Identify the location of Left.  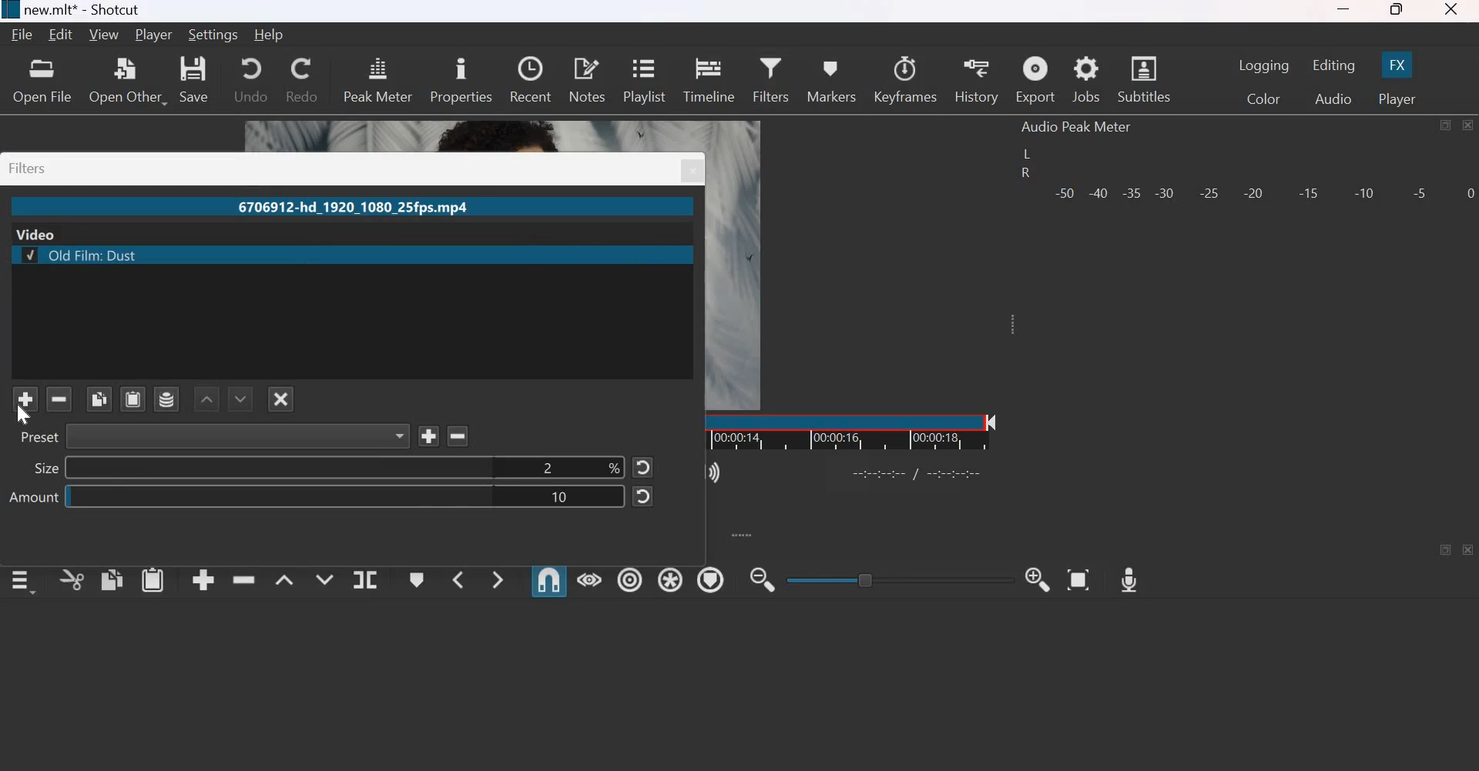
(1026, 153).